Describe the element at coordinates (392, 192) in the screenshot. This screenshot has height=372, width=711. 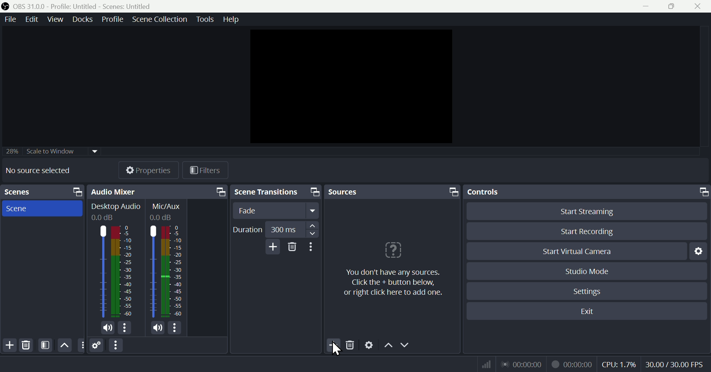
I see `Sources` at that location.